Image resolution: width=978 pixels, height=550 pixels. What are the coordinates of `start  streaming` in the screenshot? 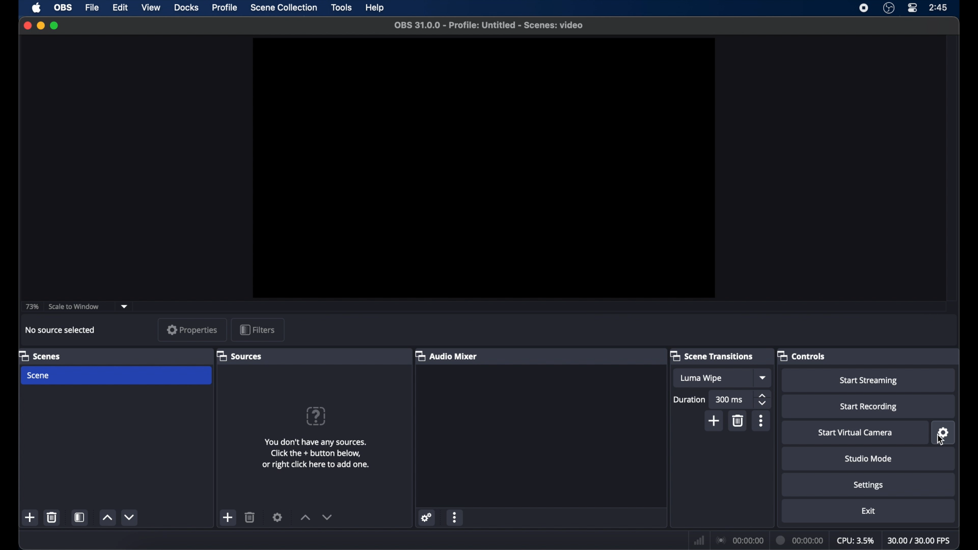 It's located at (869, 381).